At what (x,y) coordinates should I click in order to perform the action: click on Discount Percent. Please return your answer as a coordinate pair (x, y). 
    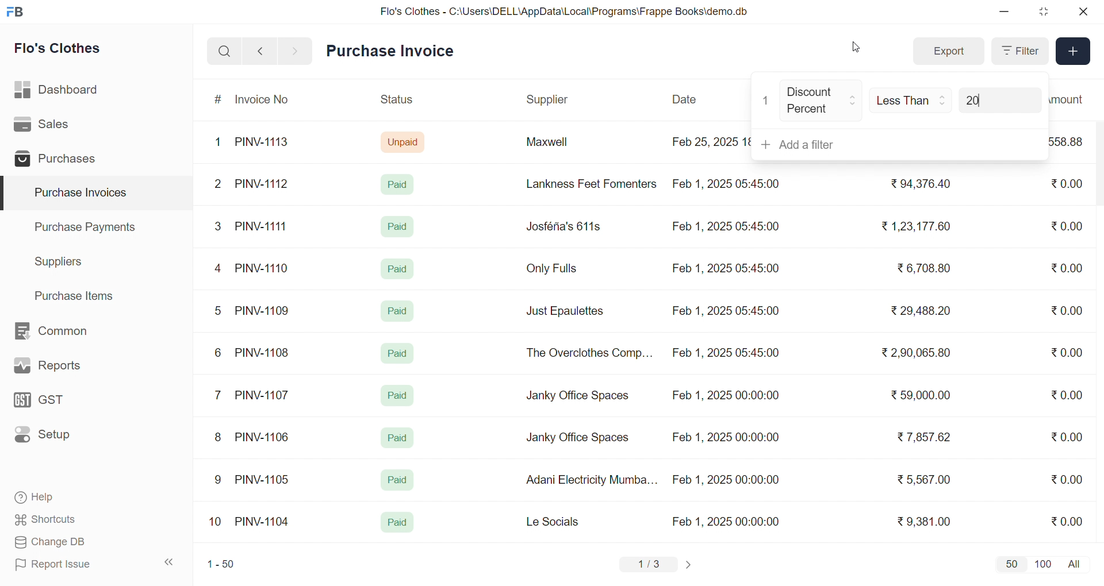
    Looking at the image, I should click on (822, 101).